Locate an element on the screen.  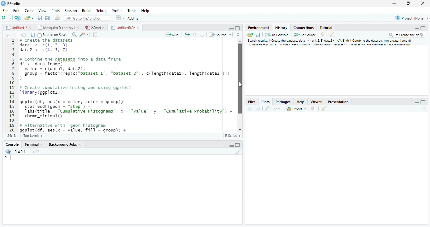
Zoom is located at coordinates (272, 109).